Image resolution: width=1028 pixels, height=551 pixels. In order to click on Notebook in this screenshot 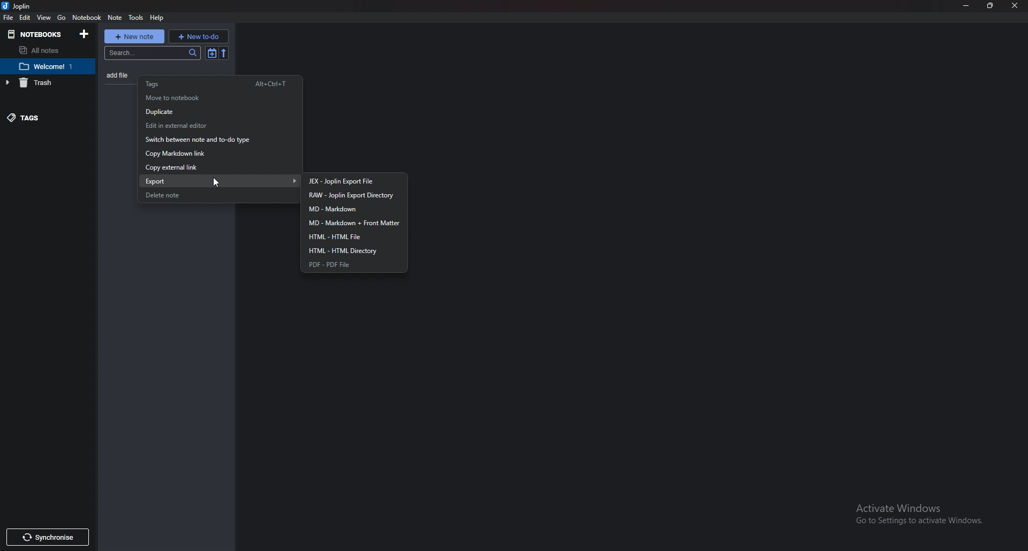, I will do `click(87, 17)`.